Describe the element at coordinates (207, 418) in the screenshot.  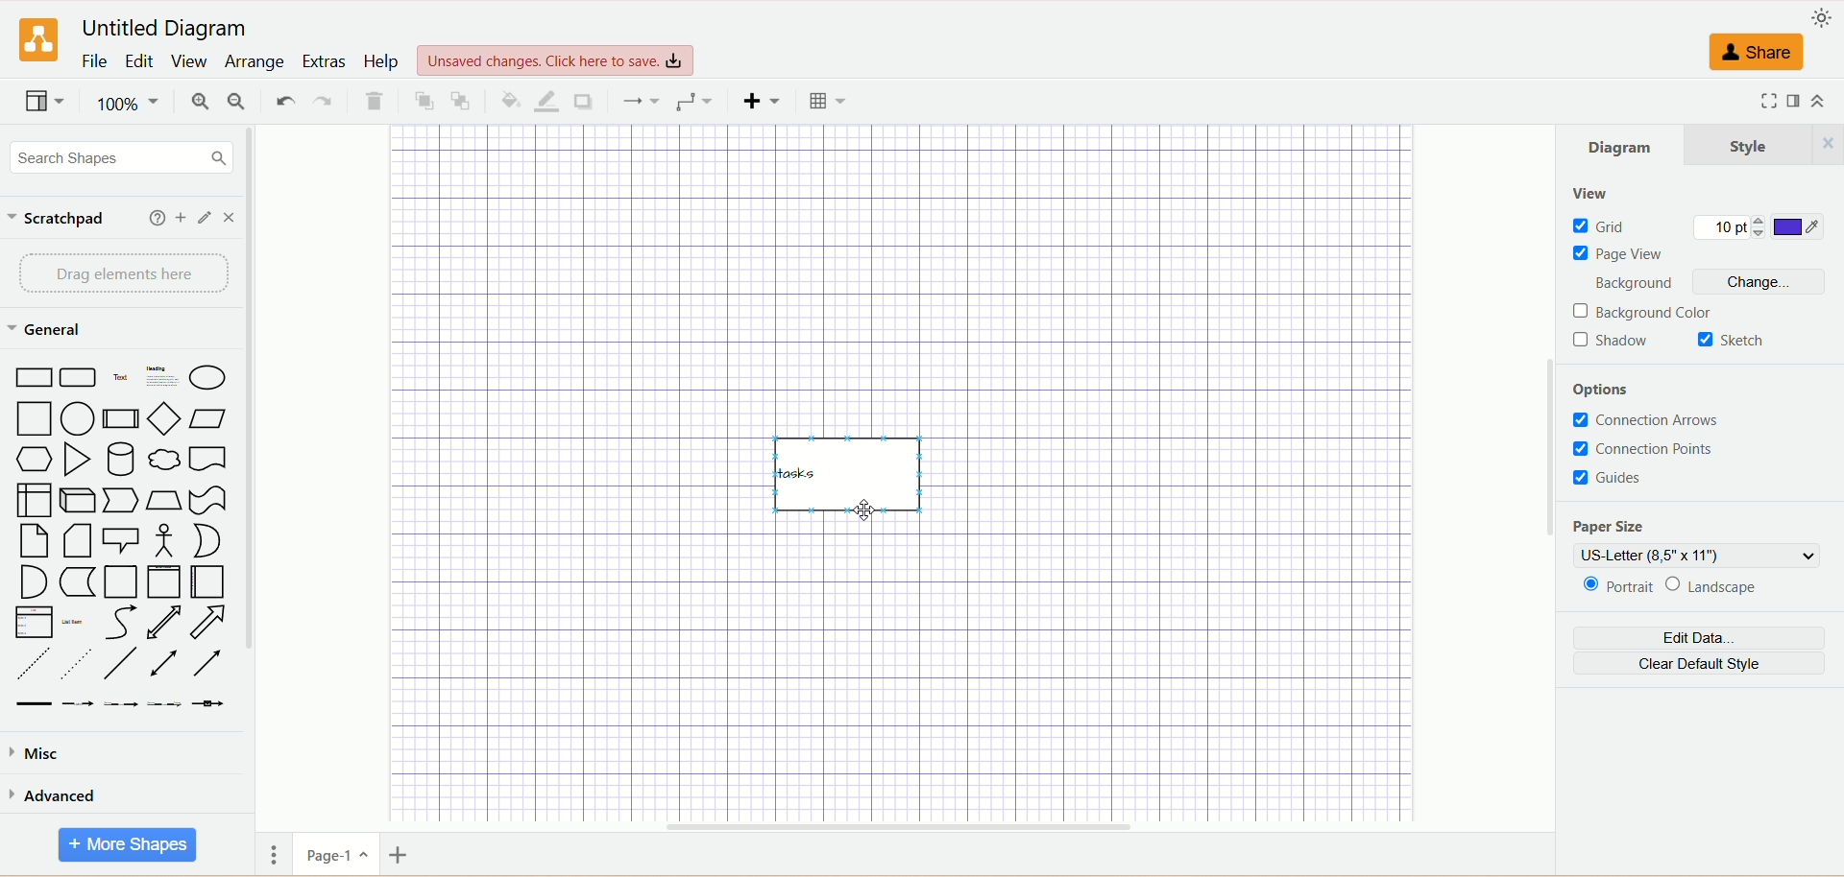
I see `Parallelogram` at that location.